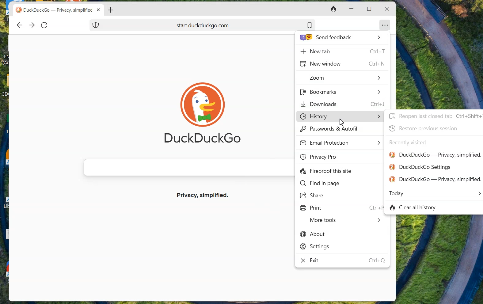 This screenshot has width=483, height=304. I want to click on Privacy Pro, so click(320, 157).